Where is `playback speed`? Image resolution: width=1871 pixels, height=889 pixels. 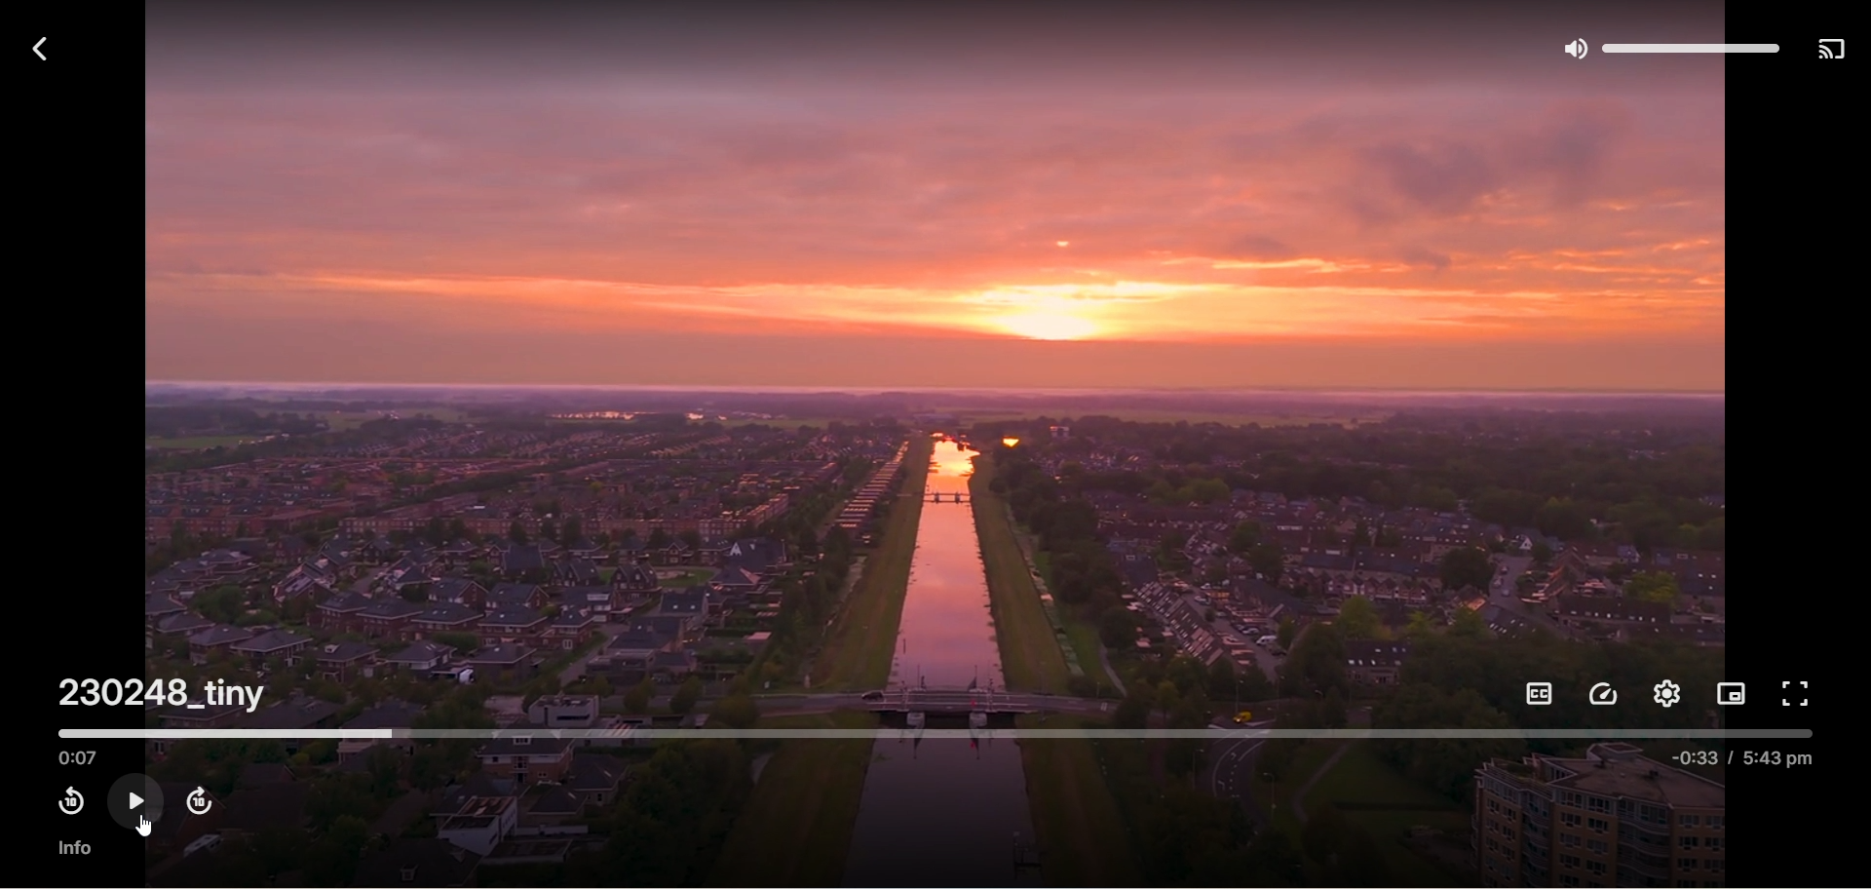
playback speed is located at coordinates (1604, 695).